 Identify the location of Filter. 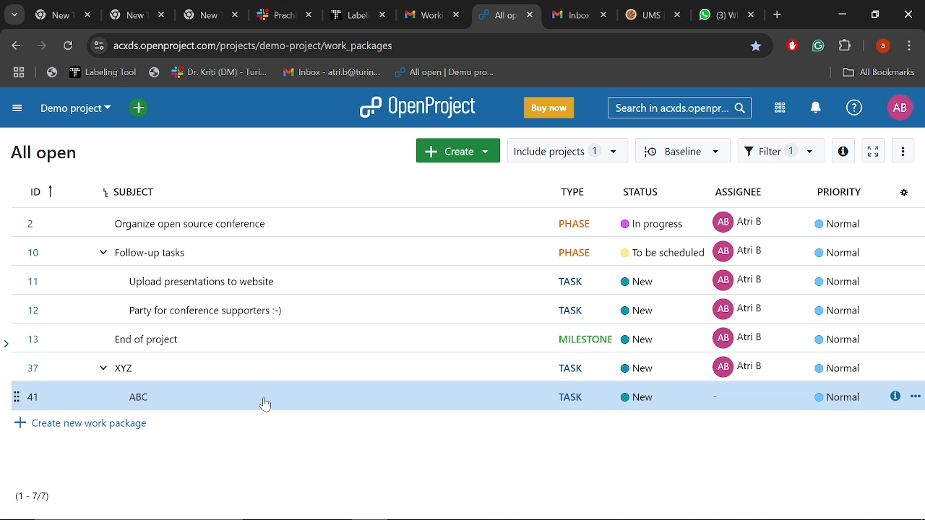
(780, 152).